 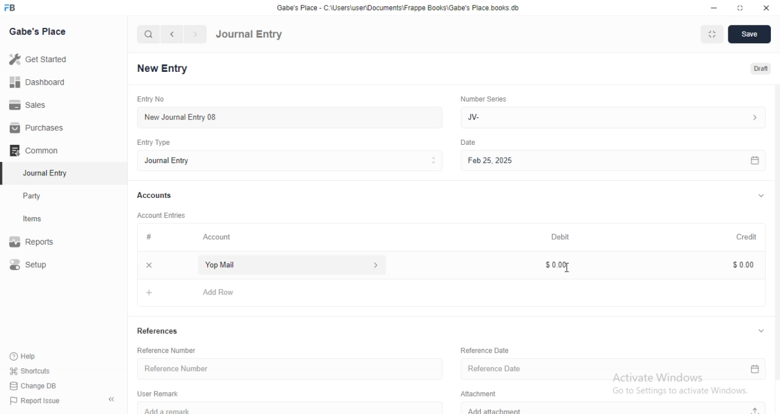 What do you see at coordinates (169, 349) in the screenshot?
I see `Reference Number` at bounding box center [169, 349].